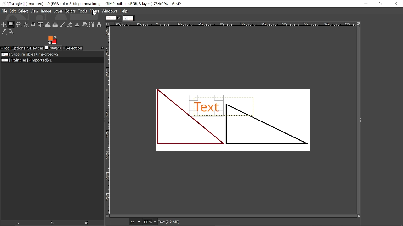  What do you see at coordinates (232, 119) in the screenshot?
I see `Selected text` at bounding box center [232, 119].